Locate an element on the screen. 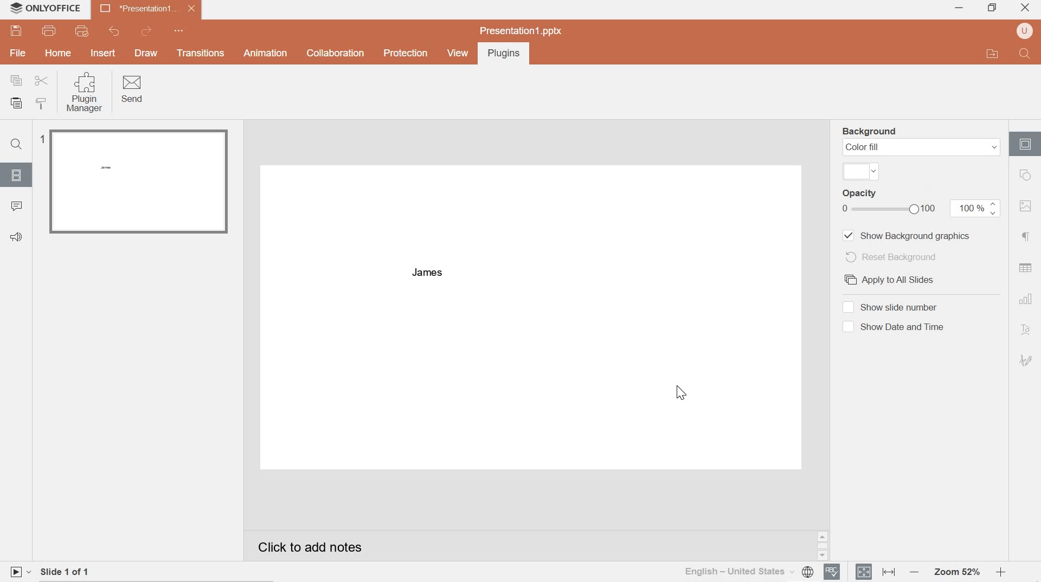 The width and height of the screenshot is (1041, 582). print is located at coordinates (50, 31).